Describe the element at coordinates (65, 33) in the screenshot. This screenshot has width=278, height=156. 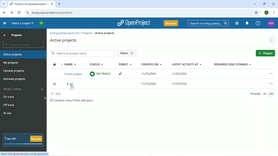
I see `turing.openproject.com` at that location.